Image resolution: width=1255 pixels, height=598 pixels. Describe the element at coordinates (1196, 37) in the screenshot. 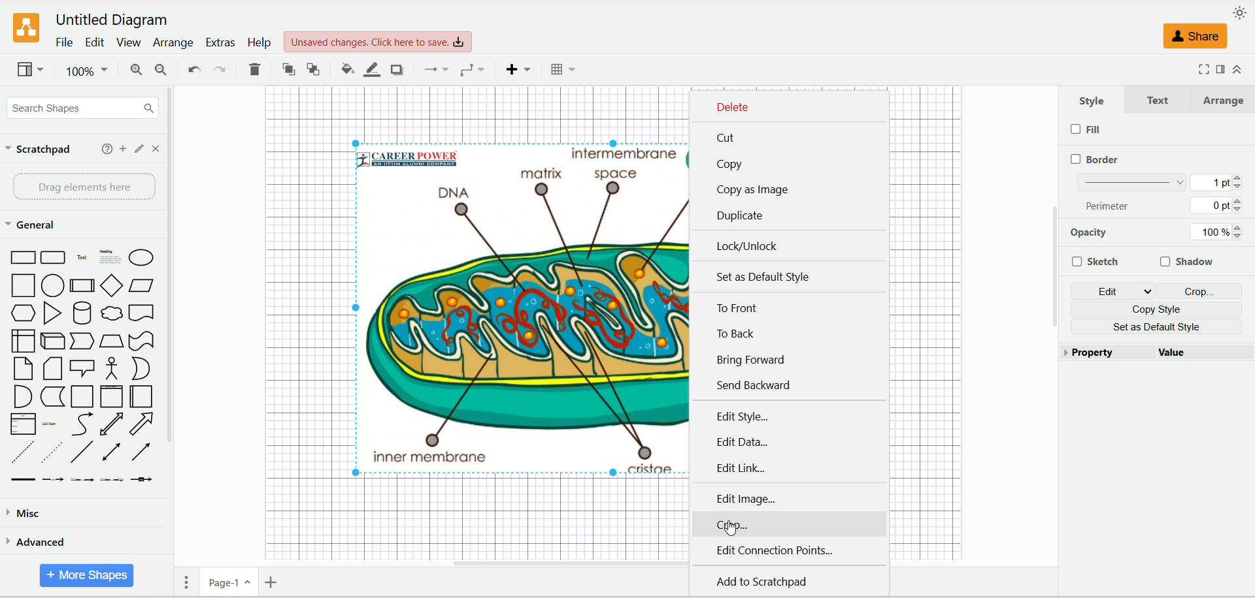

I see `share` at that location.